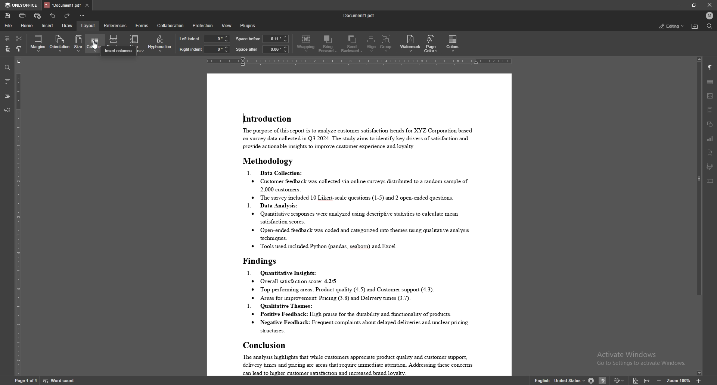 This screenshot has width=717, height=385. What do you see at coordinates (276, 49) in the screenshot?
I see `space after input` at bounding box center [276, 49].